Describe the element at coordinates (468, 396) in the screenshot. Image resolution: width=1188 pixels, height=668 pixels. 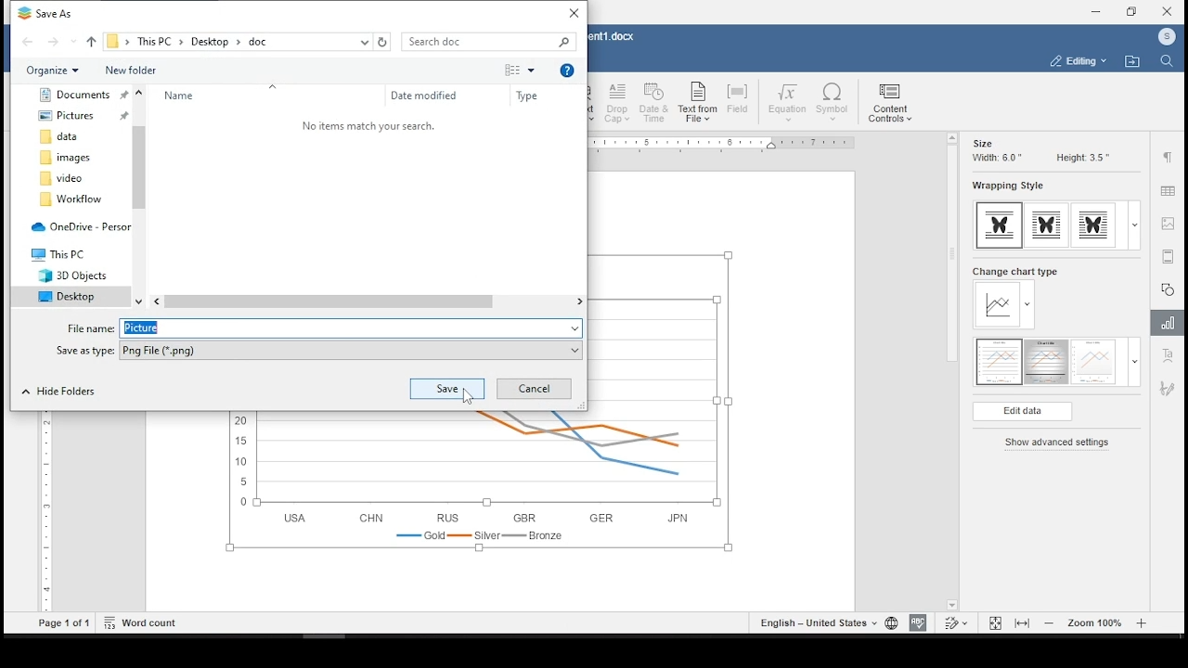
I see `cursor` at that location.